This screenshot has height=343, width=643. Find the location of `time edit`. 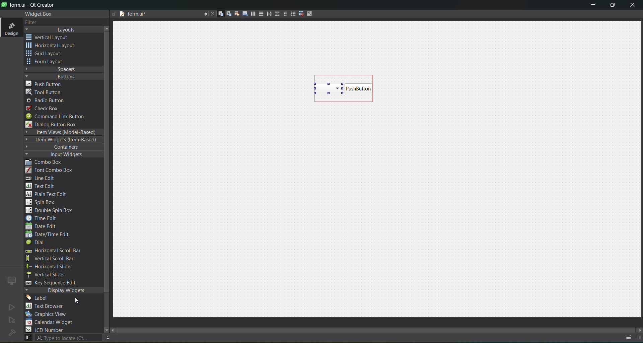

time edit is located at coordinates (44, 218).